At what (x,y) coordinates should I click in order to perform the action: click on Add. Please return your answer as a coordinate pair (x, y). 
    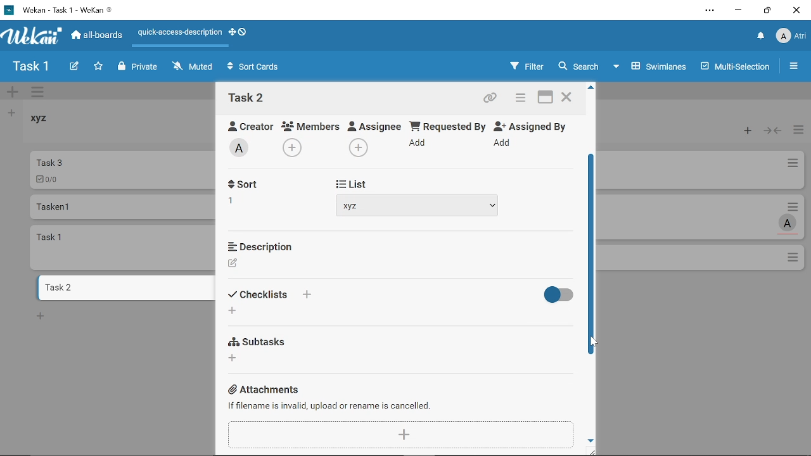
    Looking at the image, I should click on (294, 146).